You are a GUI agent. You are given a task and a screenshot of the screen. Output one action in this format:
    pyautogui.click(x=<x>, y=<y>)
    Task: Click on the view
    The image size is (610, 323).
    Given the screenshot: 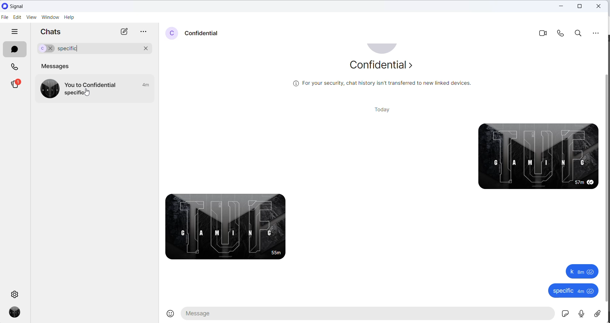 What is the action you would take?
    pyautogui.click(x=33, y=18)
    